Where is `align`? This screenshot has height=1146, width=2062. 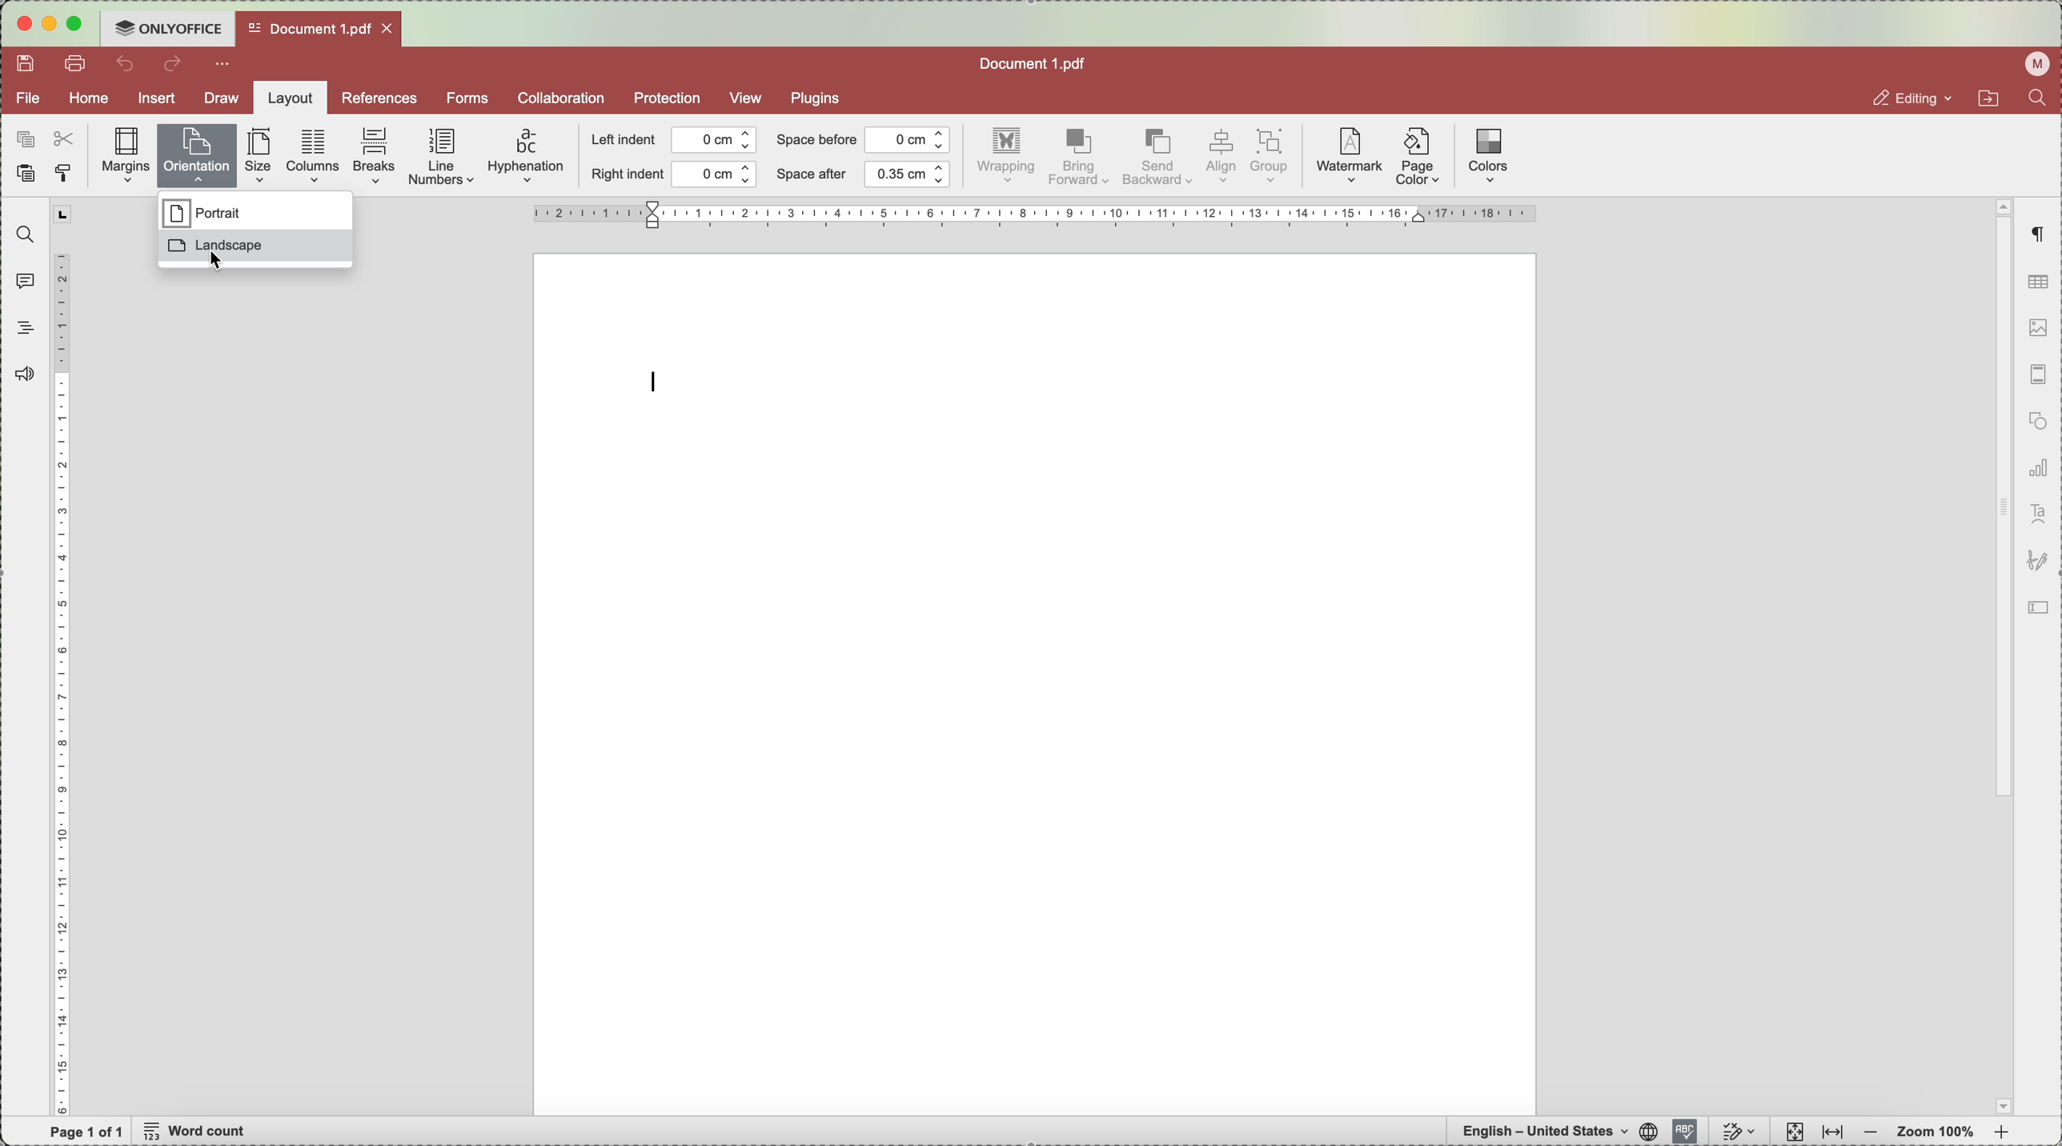
align is located at coordinates (1220, 157).